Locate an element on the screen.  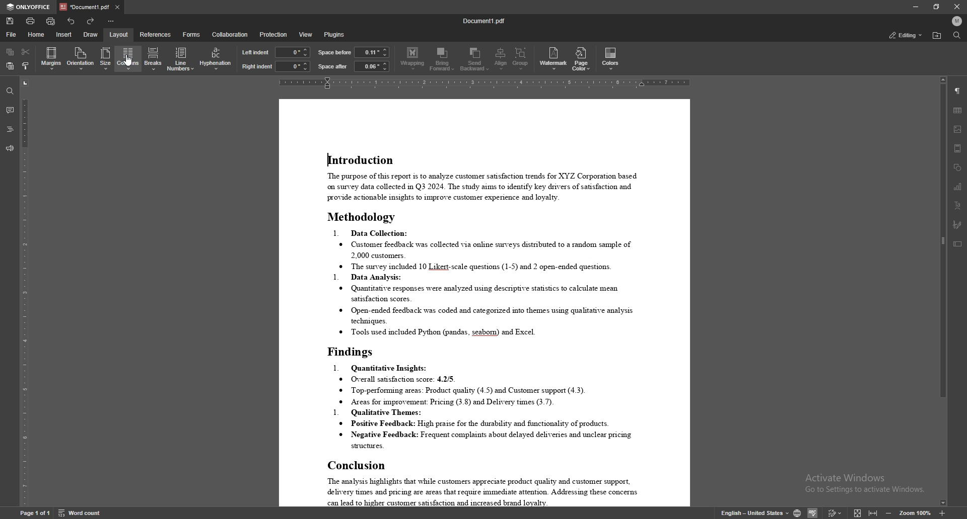
text box is located at coordinates (958, 244).